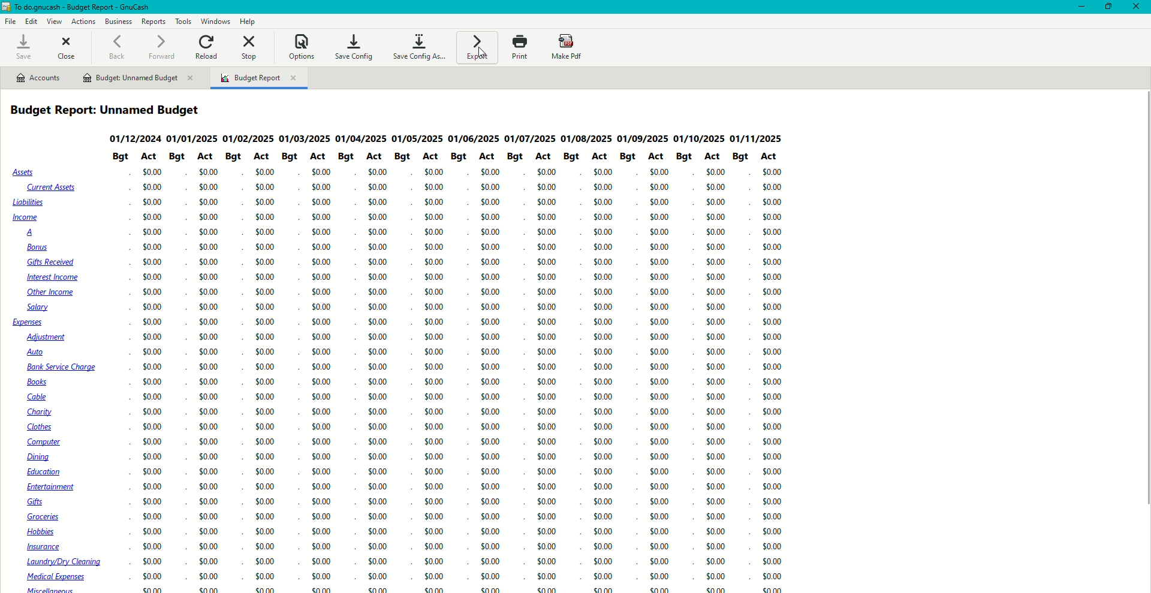 The height and width of the screenshot is (593, 1151). I want to click on 0.00, so click(209, 203).